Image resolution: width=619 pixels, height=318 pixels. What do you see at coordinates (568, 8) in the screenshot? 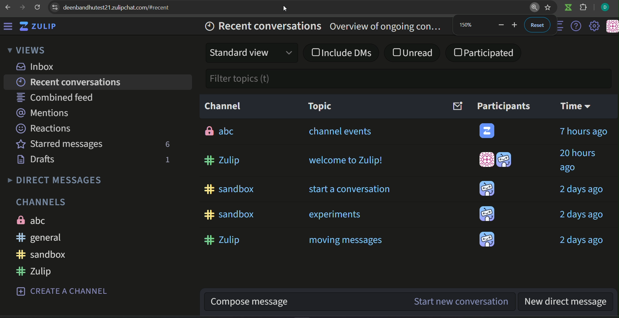
I see `icon` at bounding box center [568, 8].